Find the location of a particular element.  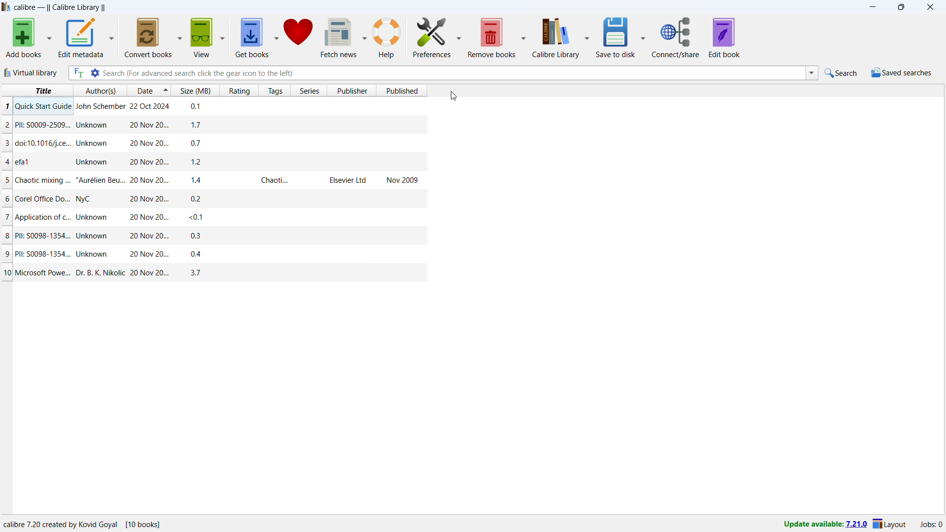

get books options is located at coordinates (276, 37).